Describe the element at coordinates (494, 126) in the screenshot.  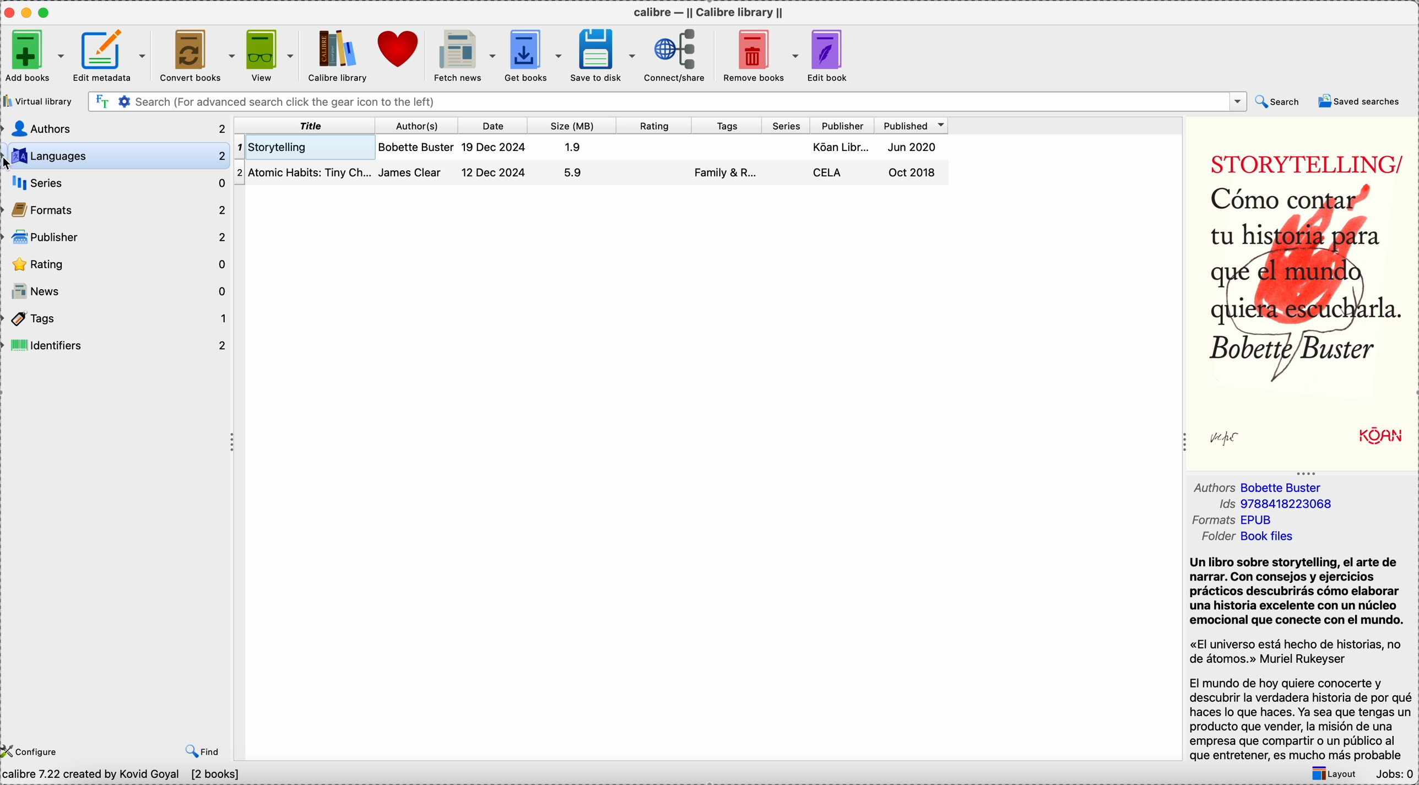
I see `date` at that location.